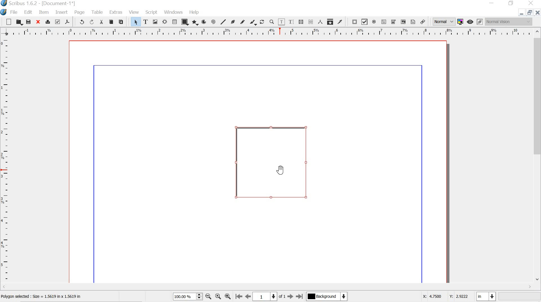 Image resolution: width=541 pixels, height=302 pixels. Describe the element at coordinates (292, 22) in the screenshot. I see `edit text with story editor` at that location.